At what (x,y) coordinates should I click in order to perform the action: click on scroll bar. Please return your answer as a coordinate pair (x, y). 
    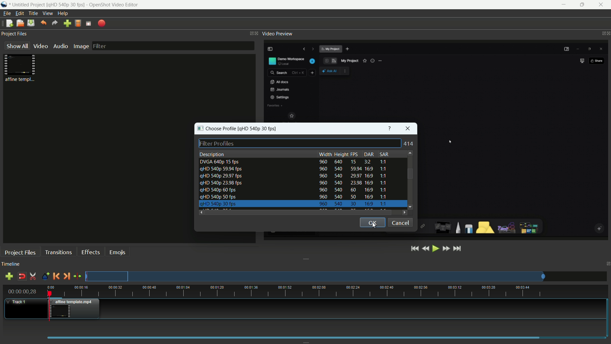
    Looking at the image, I should click on (410, 173).